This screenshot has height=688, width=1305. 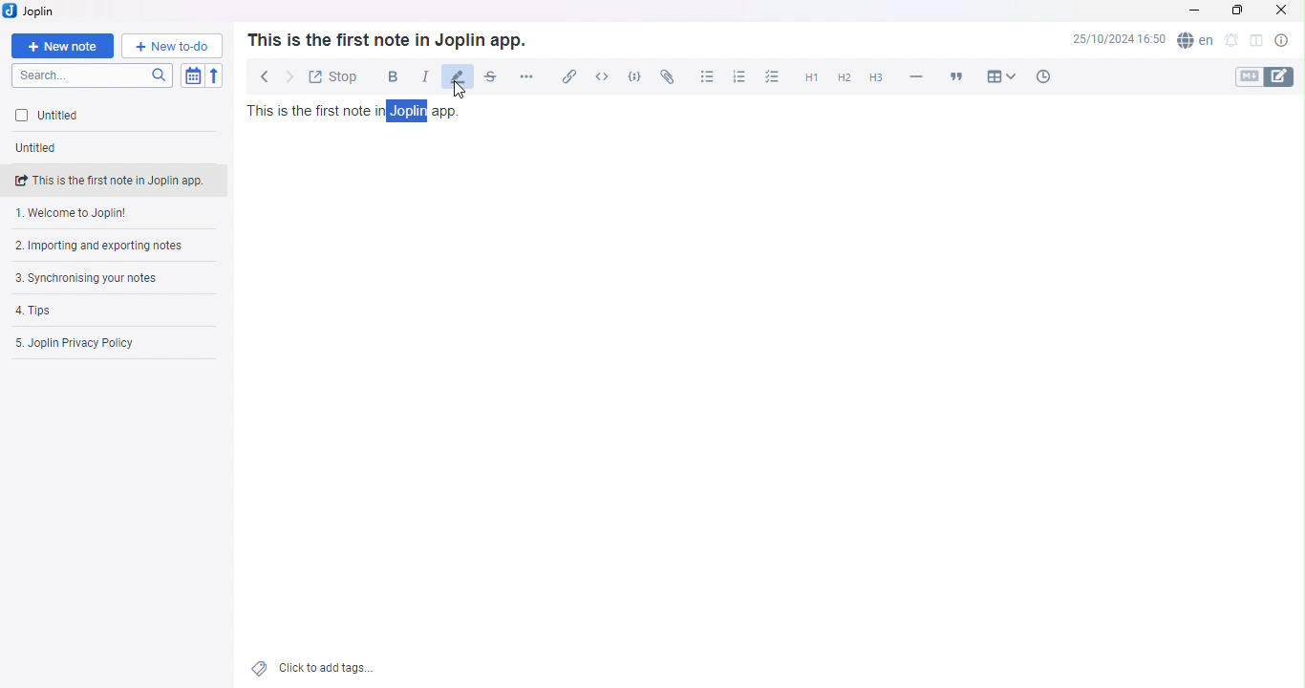 What do you see at coordinates (64, 45) in the screenshot?
I see `New note` at bounding box center [64, 45].